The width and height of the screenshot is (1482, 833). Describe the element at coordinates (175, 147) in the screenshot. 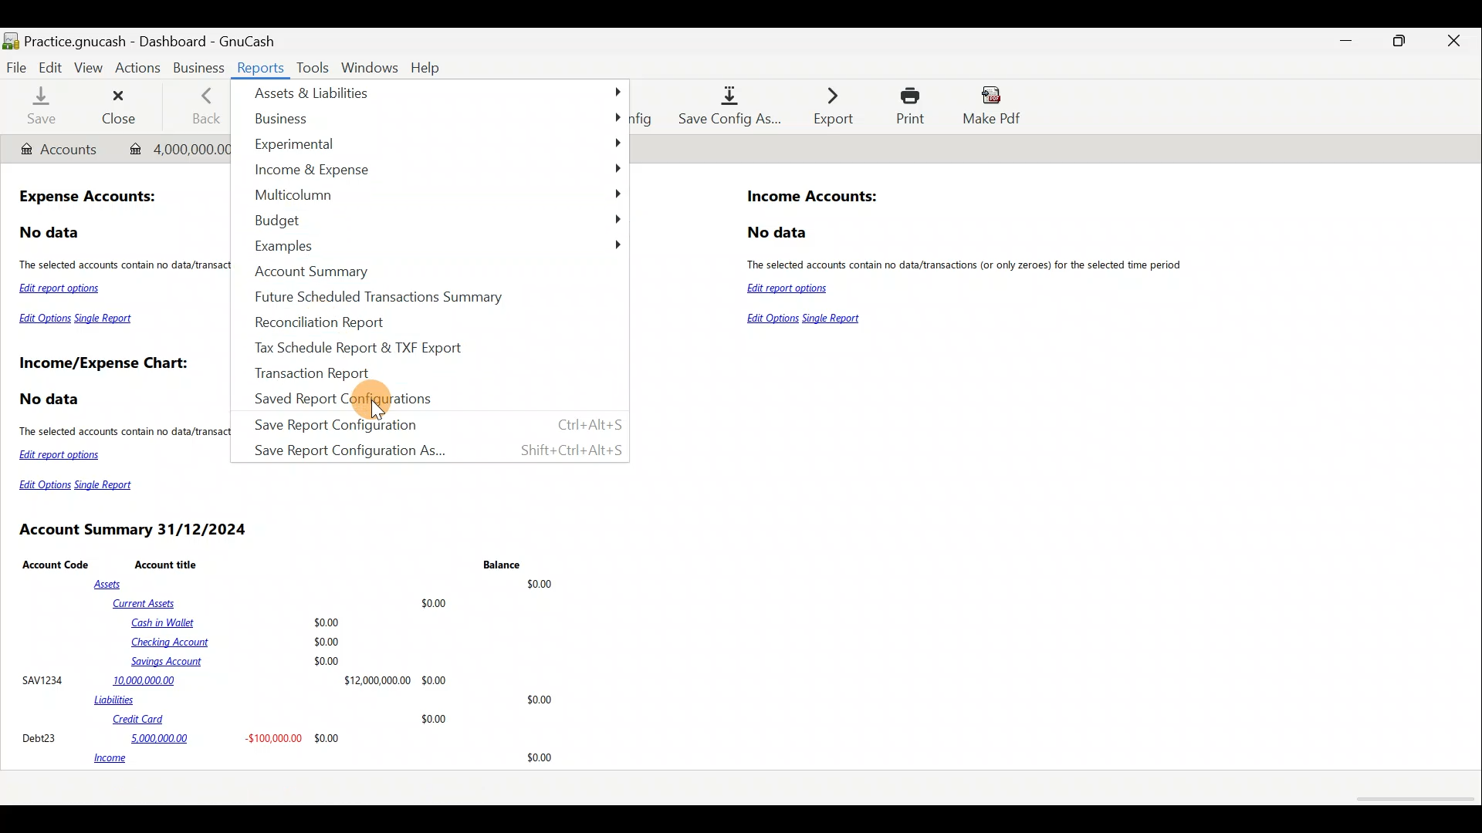

I see `Transaction` at that location.